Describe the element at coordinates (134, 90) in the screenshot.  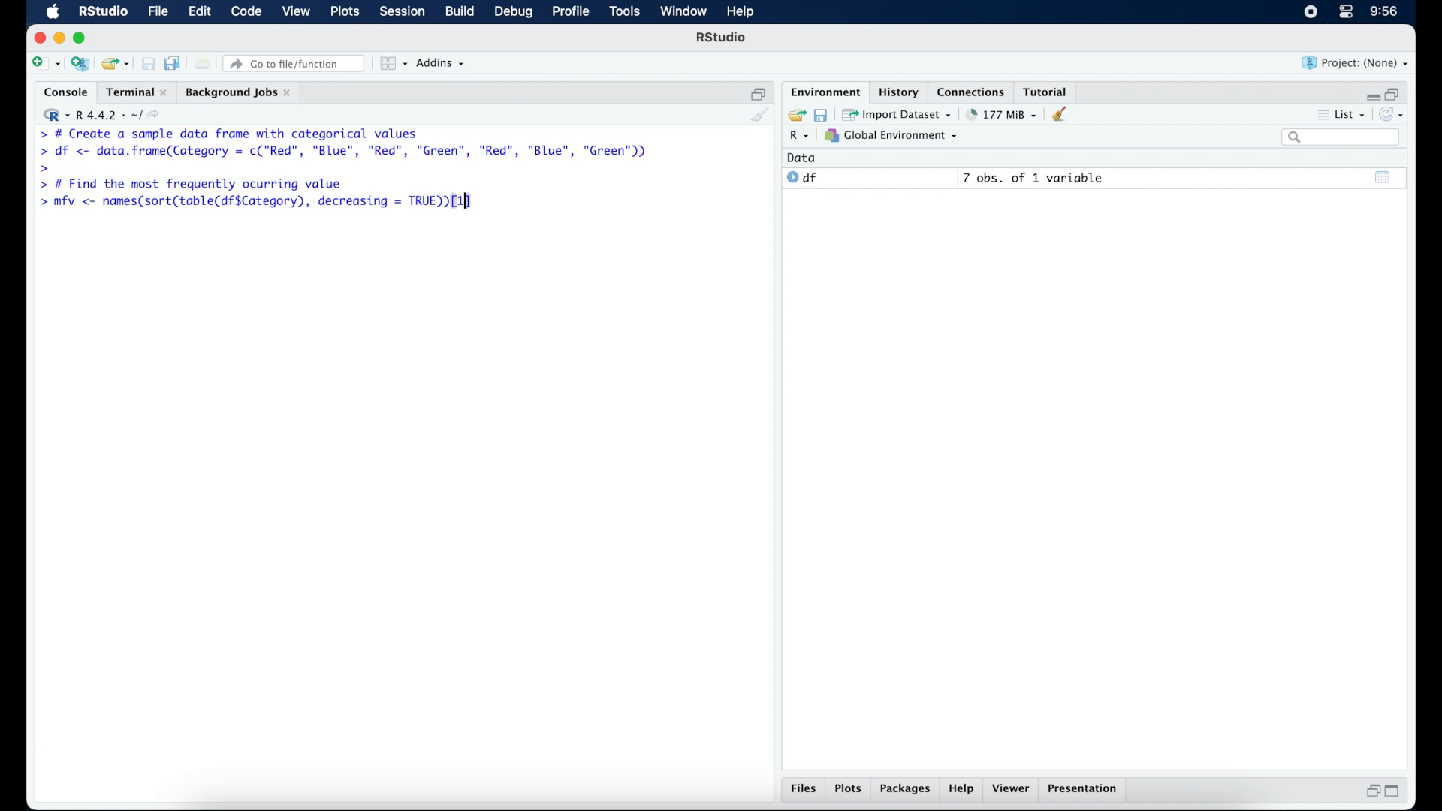
I see `terminal` at that location.